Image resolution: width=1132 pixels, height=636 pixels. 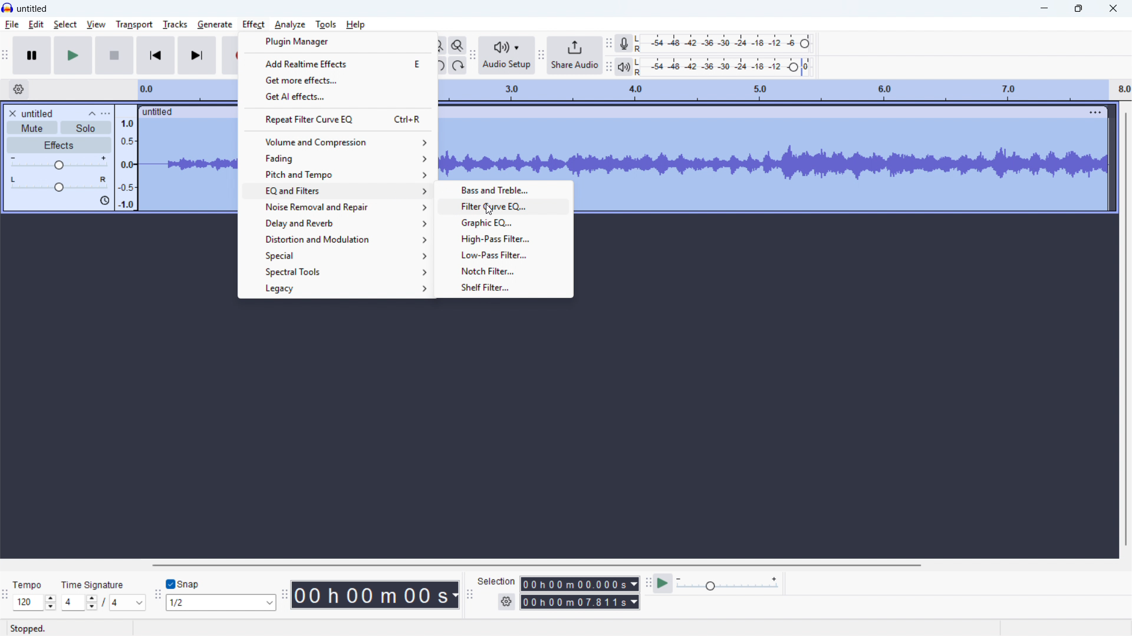 What do you see at coordinates (338, 158) in the screenshot?
I see `Fading ` at bounding box center [338, 158].